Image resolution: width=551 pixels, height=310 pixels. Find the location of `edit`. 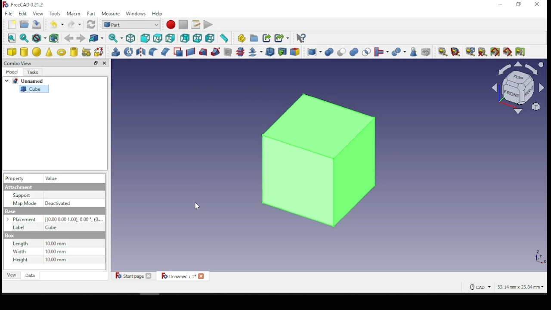

edit is located at coordinates (23, 14).